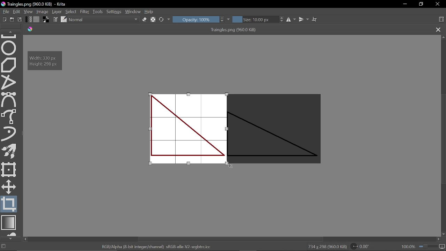 This screenshot has width=446, height=251. Describe the element at coordinates (29, 12) in the screenshot. I see `View` at that location.